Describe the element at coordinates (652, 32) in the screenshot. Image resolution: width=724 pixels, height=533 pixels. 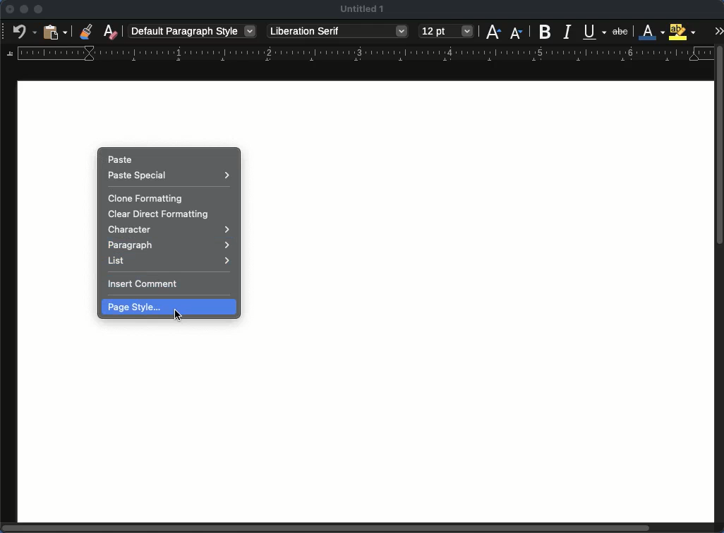
I see `text color` at that location.